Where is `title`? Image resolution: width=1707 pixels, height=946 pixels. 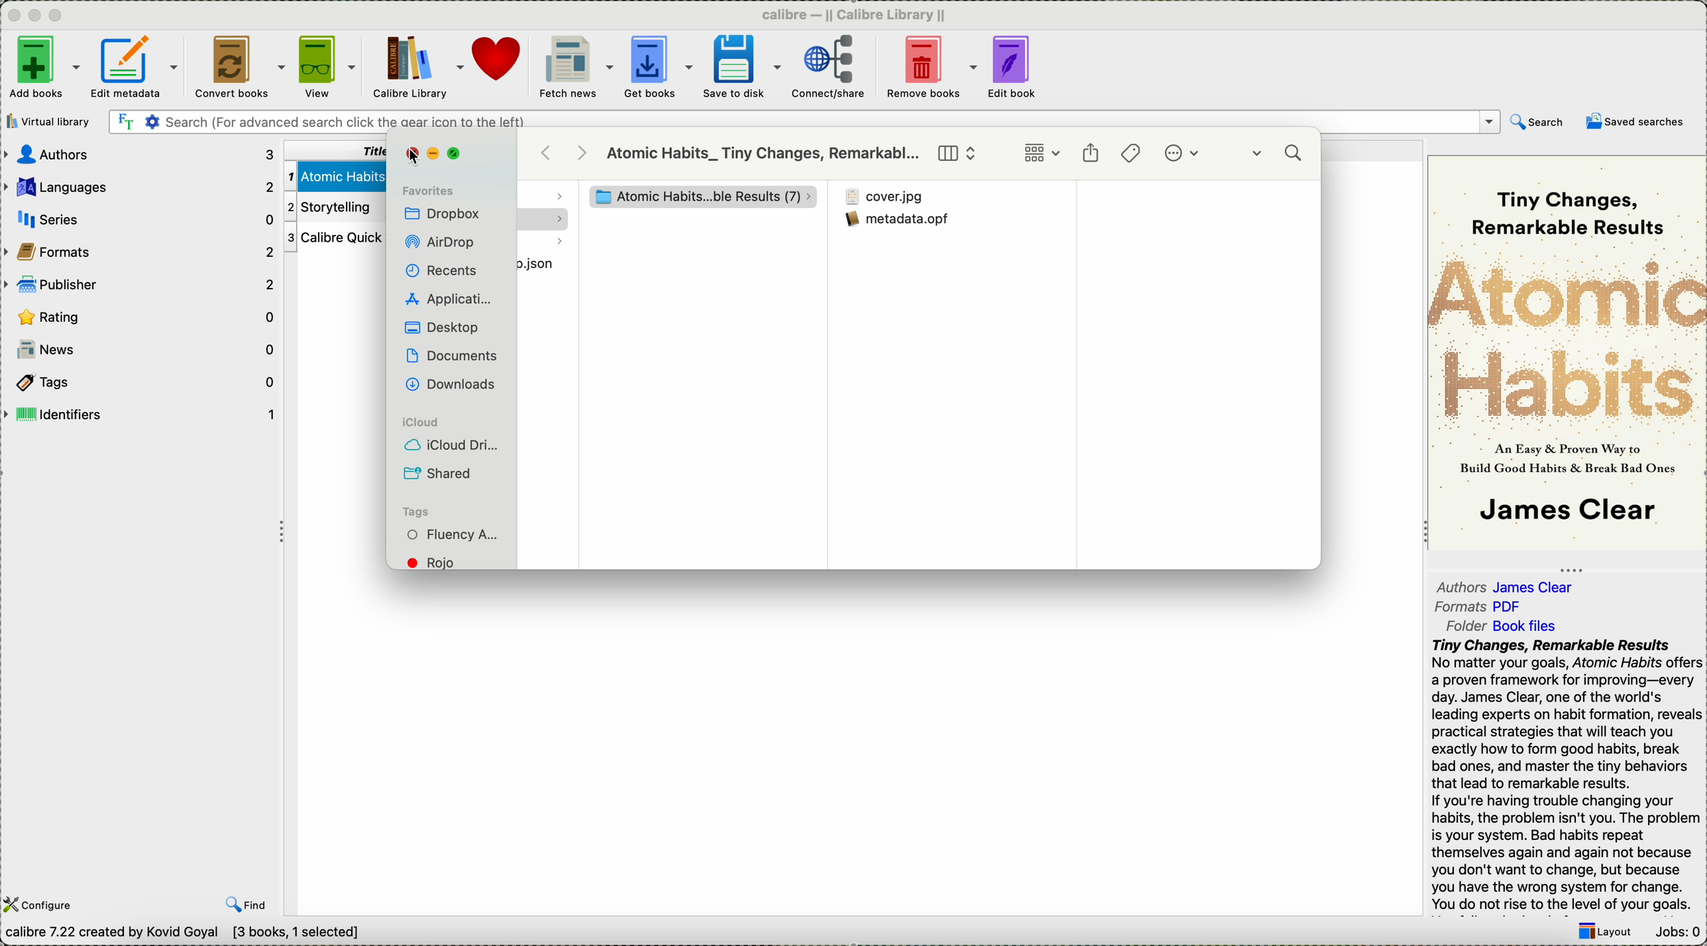
title is located at coordinates (338, 150).